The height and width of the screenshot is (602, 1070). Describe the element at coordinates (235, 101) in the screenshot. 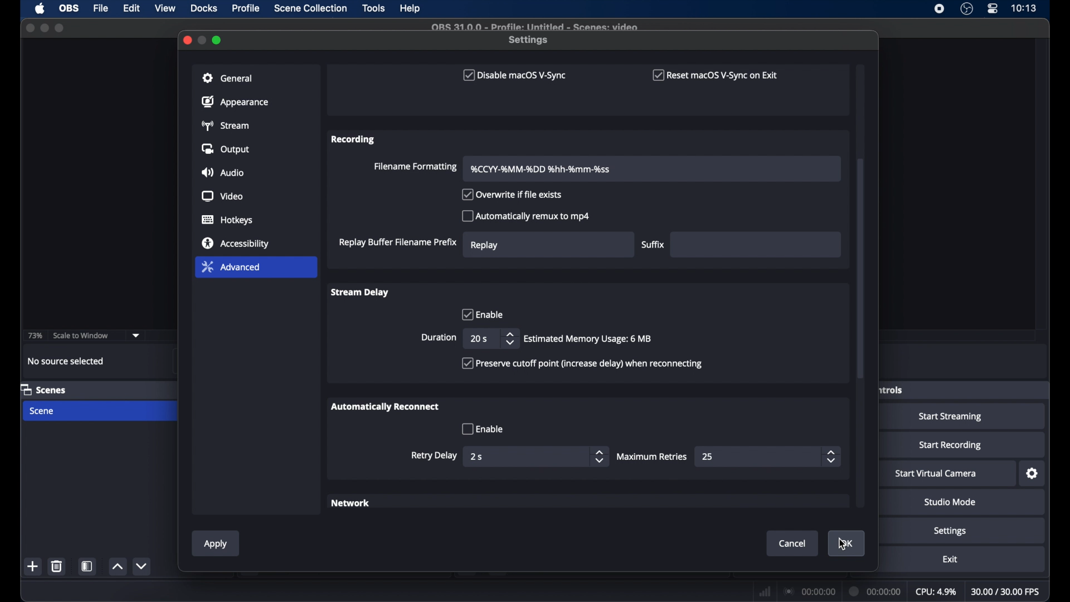

I see `appearance` at that location.